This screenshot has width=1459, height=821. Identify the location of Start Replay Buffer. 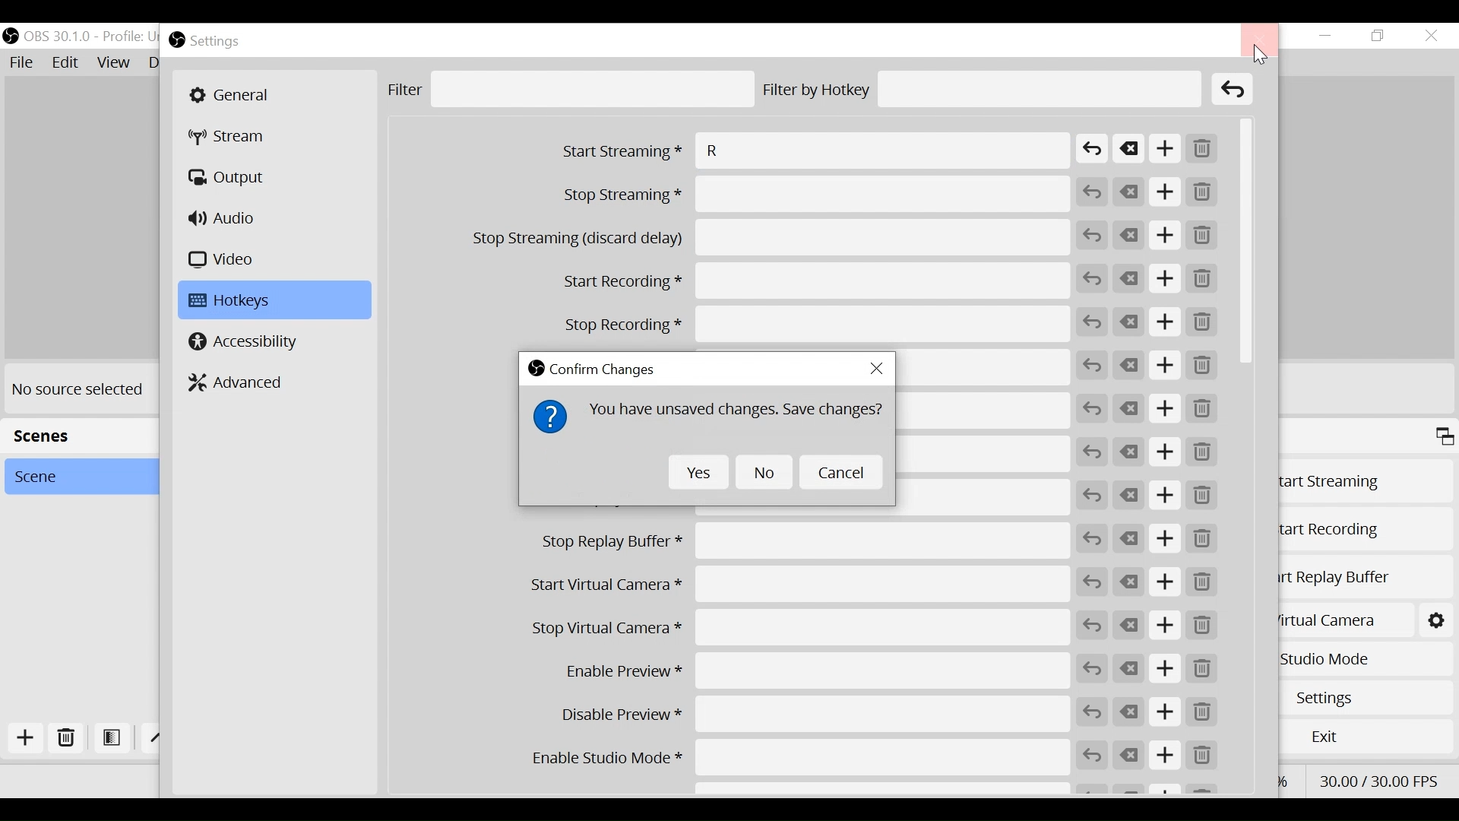
(1360, 580).